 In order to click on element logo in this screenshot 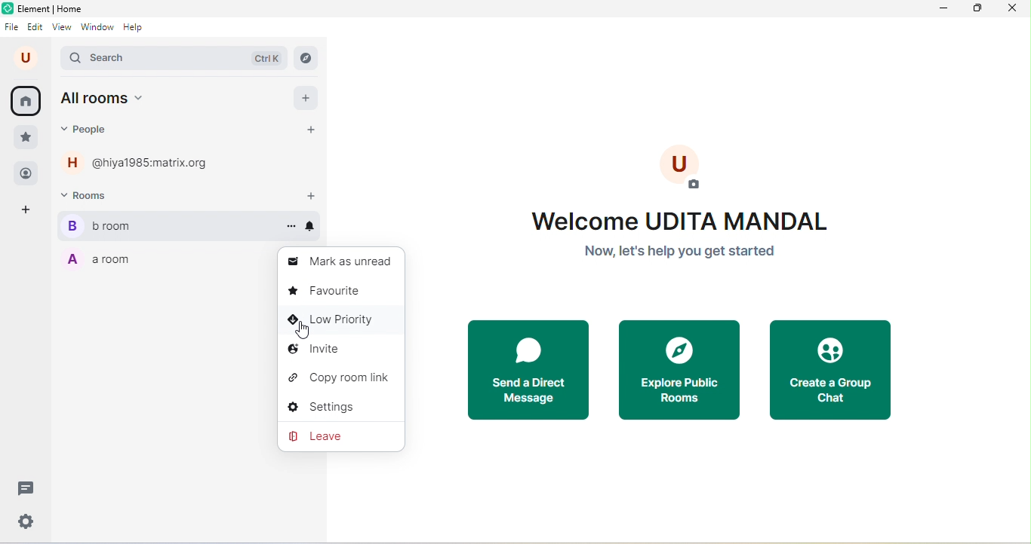, I will do `click(8, 9)`.